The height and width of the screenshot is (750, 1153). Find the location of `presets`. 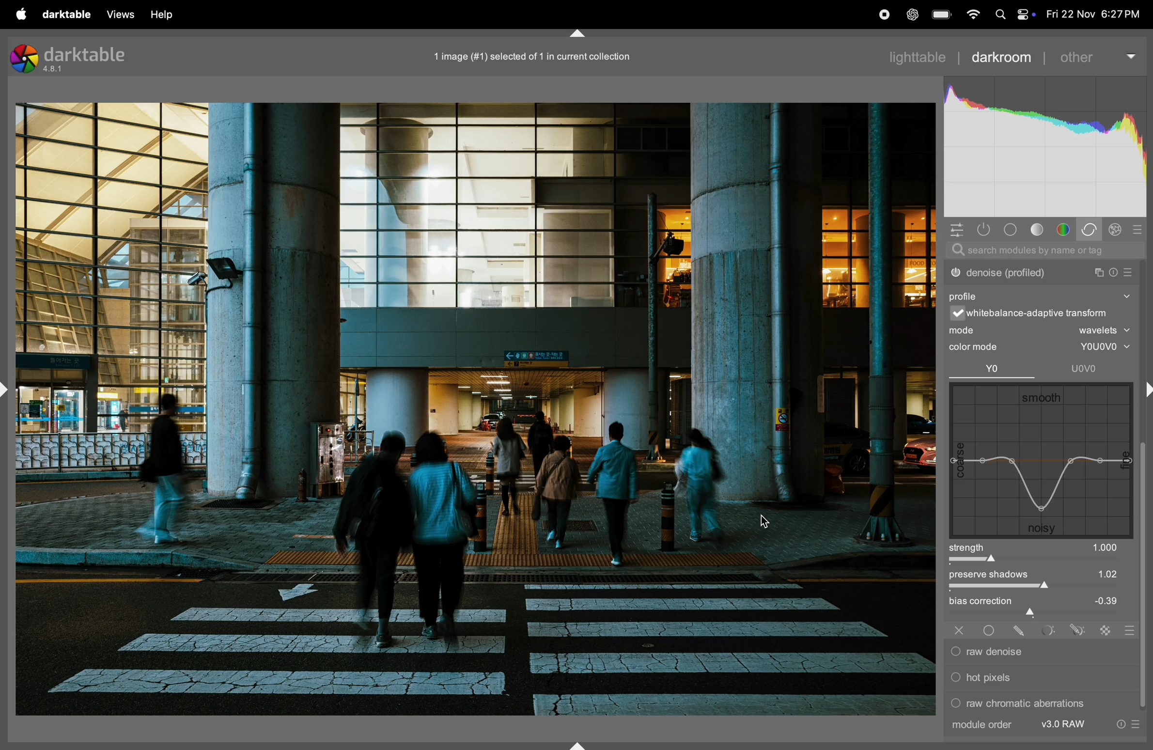

presets is located at coordinates (1128, 272).